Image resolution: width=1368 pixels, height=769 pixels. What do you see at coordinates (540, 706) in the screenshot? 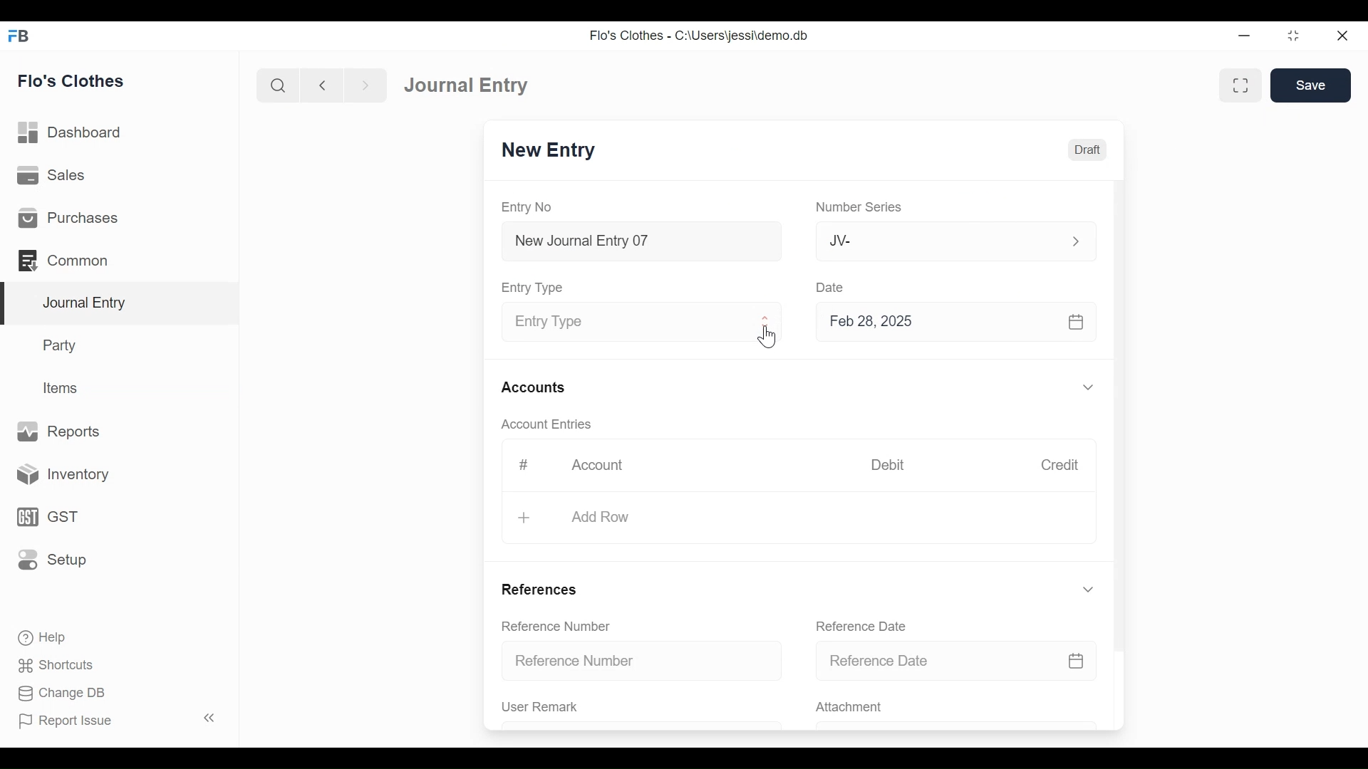
I see `User Remark` at bounding box center [540, 706].